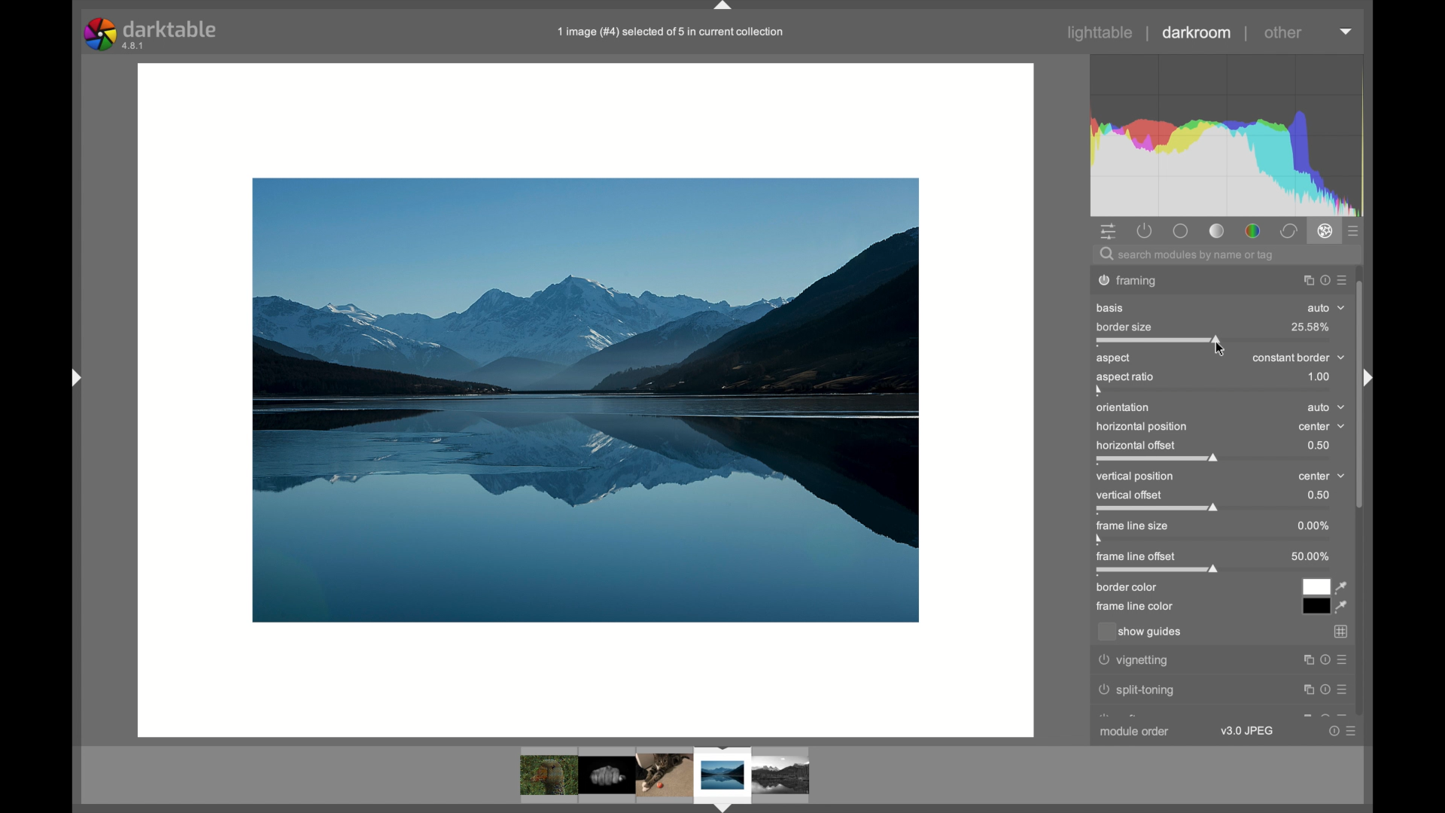 This screenshot has width=1445, height=813. Describe the element at coordinates (1142, 690) in the screenshot. I see `split toning` at that location.